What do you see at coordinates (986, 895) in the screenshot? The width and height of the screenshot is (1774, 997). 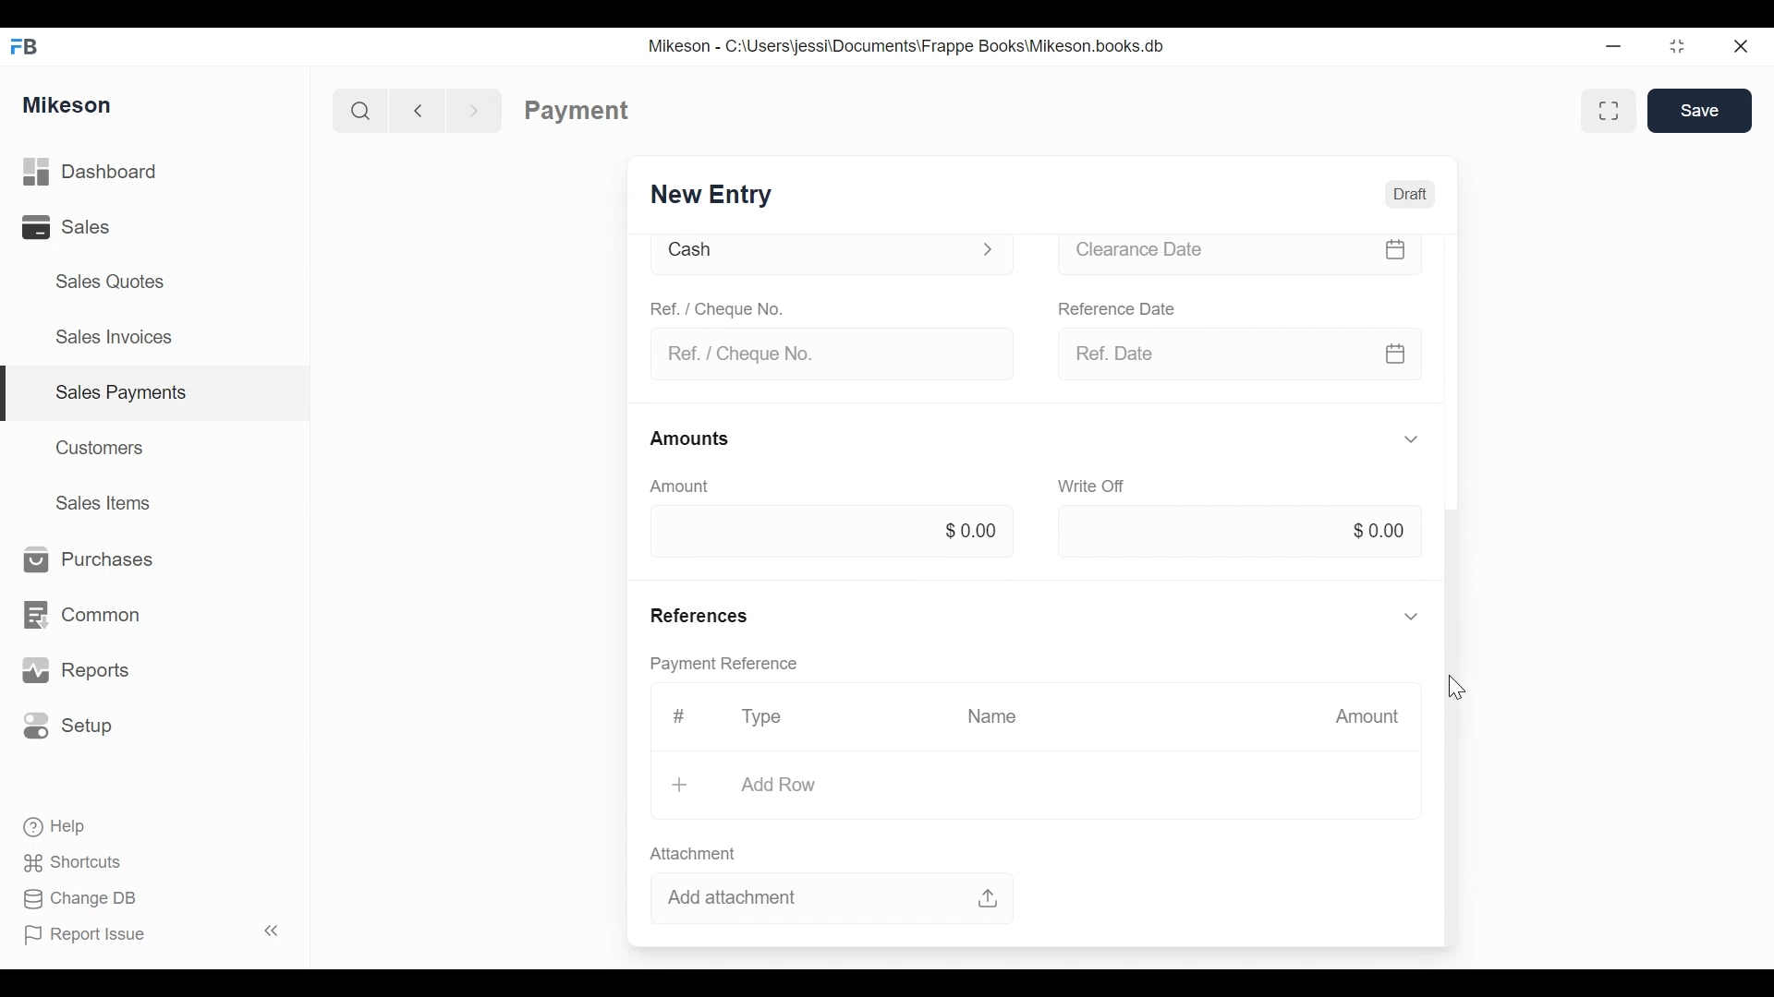 I see `upload` at bounding box center [986, 895].